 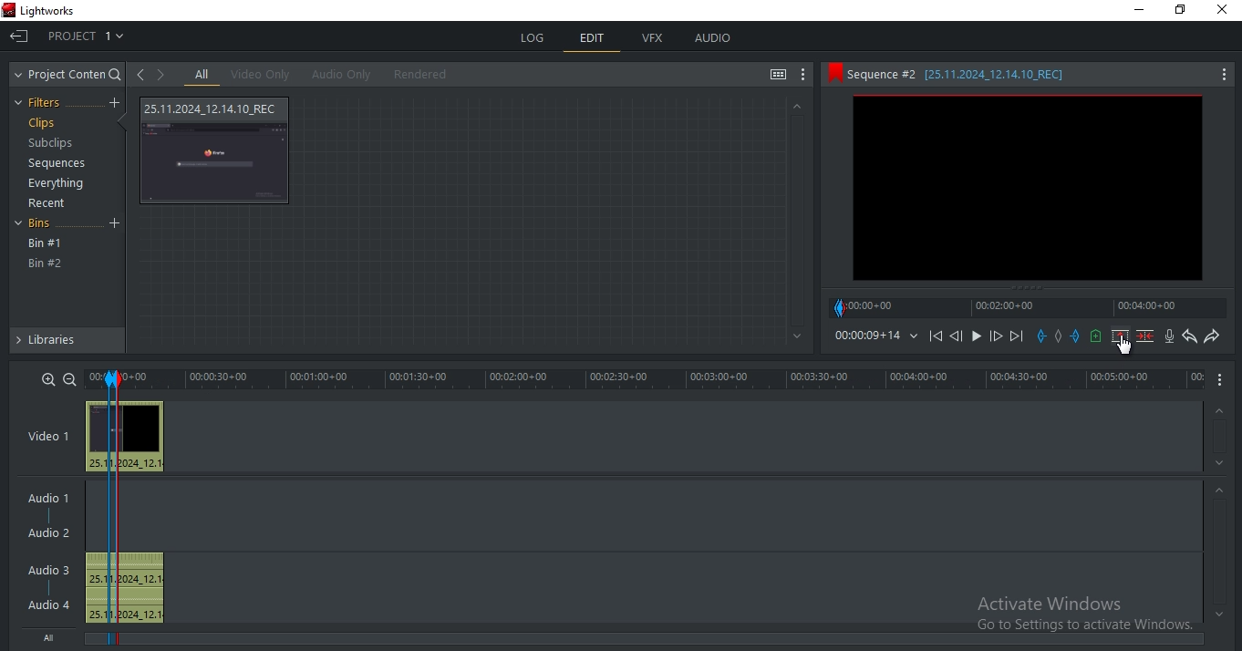 What do you see at coordinates (1216, 615) in the screenshot?
I see `Bottom` at bounding box center [1216, 615].